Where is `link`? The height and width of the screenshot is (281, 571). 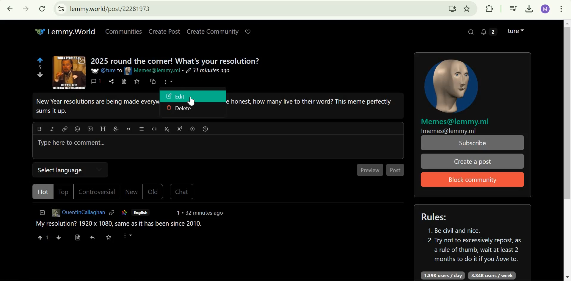
link is located at coordinates (65, 128).